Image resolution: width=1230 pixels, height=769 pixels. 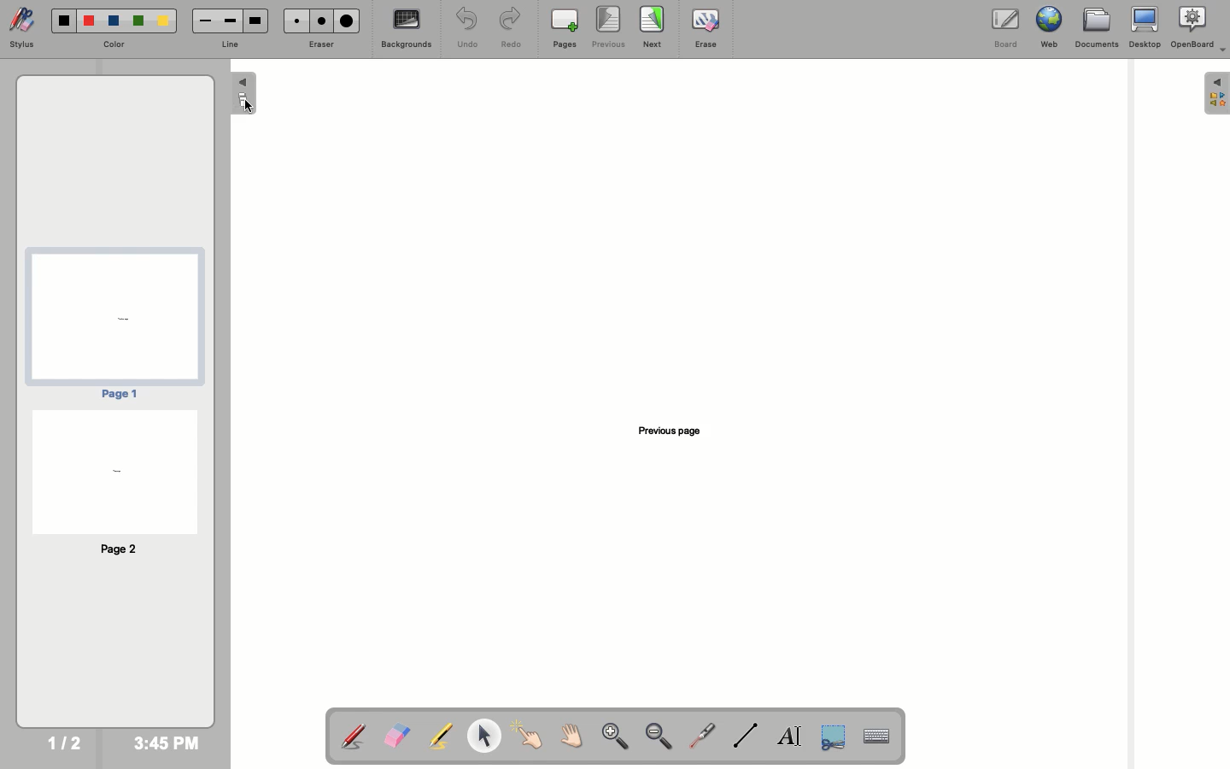 I want to click on Erase annotation, so click(x=396, y=736).